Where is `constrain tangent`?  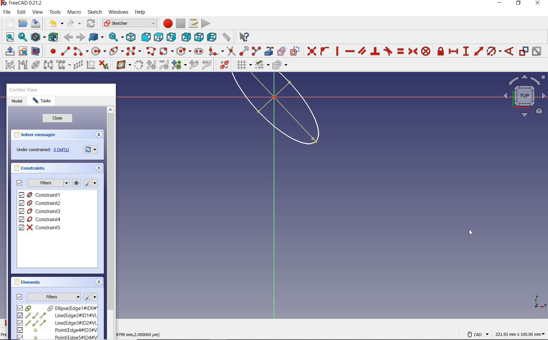
constrain tangent is located at coordinates (388, 50).